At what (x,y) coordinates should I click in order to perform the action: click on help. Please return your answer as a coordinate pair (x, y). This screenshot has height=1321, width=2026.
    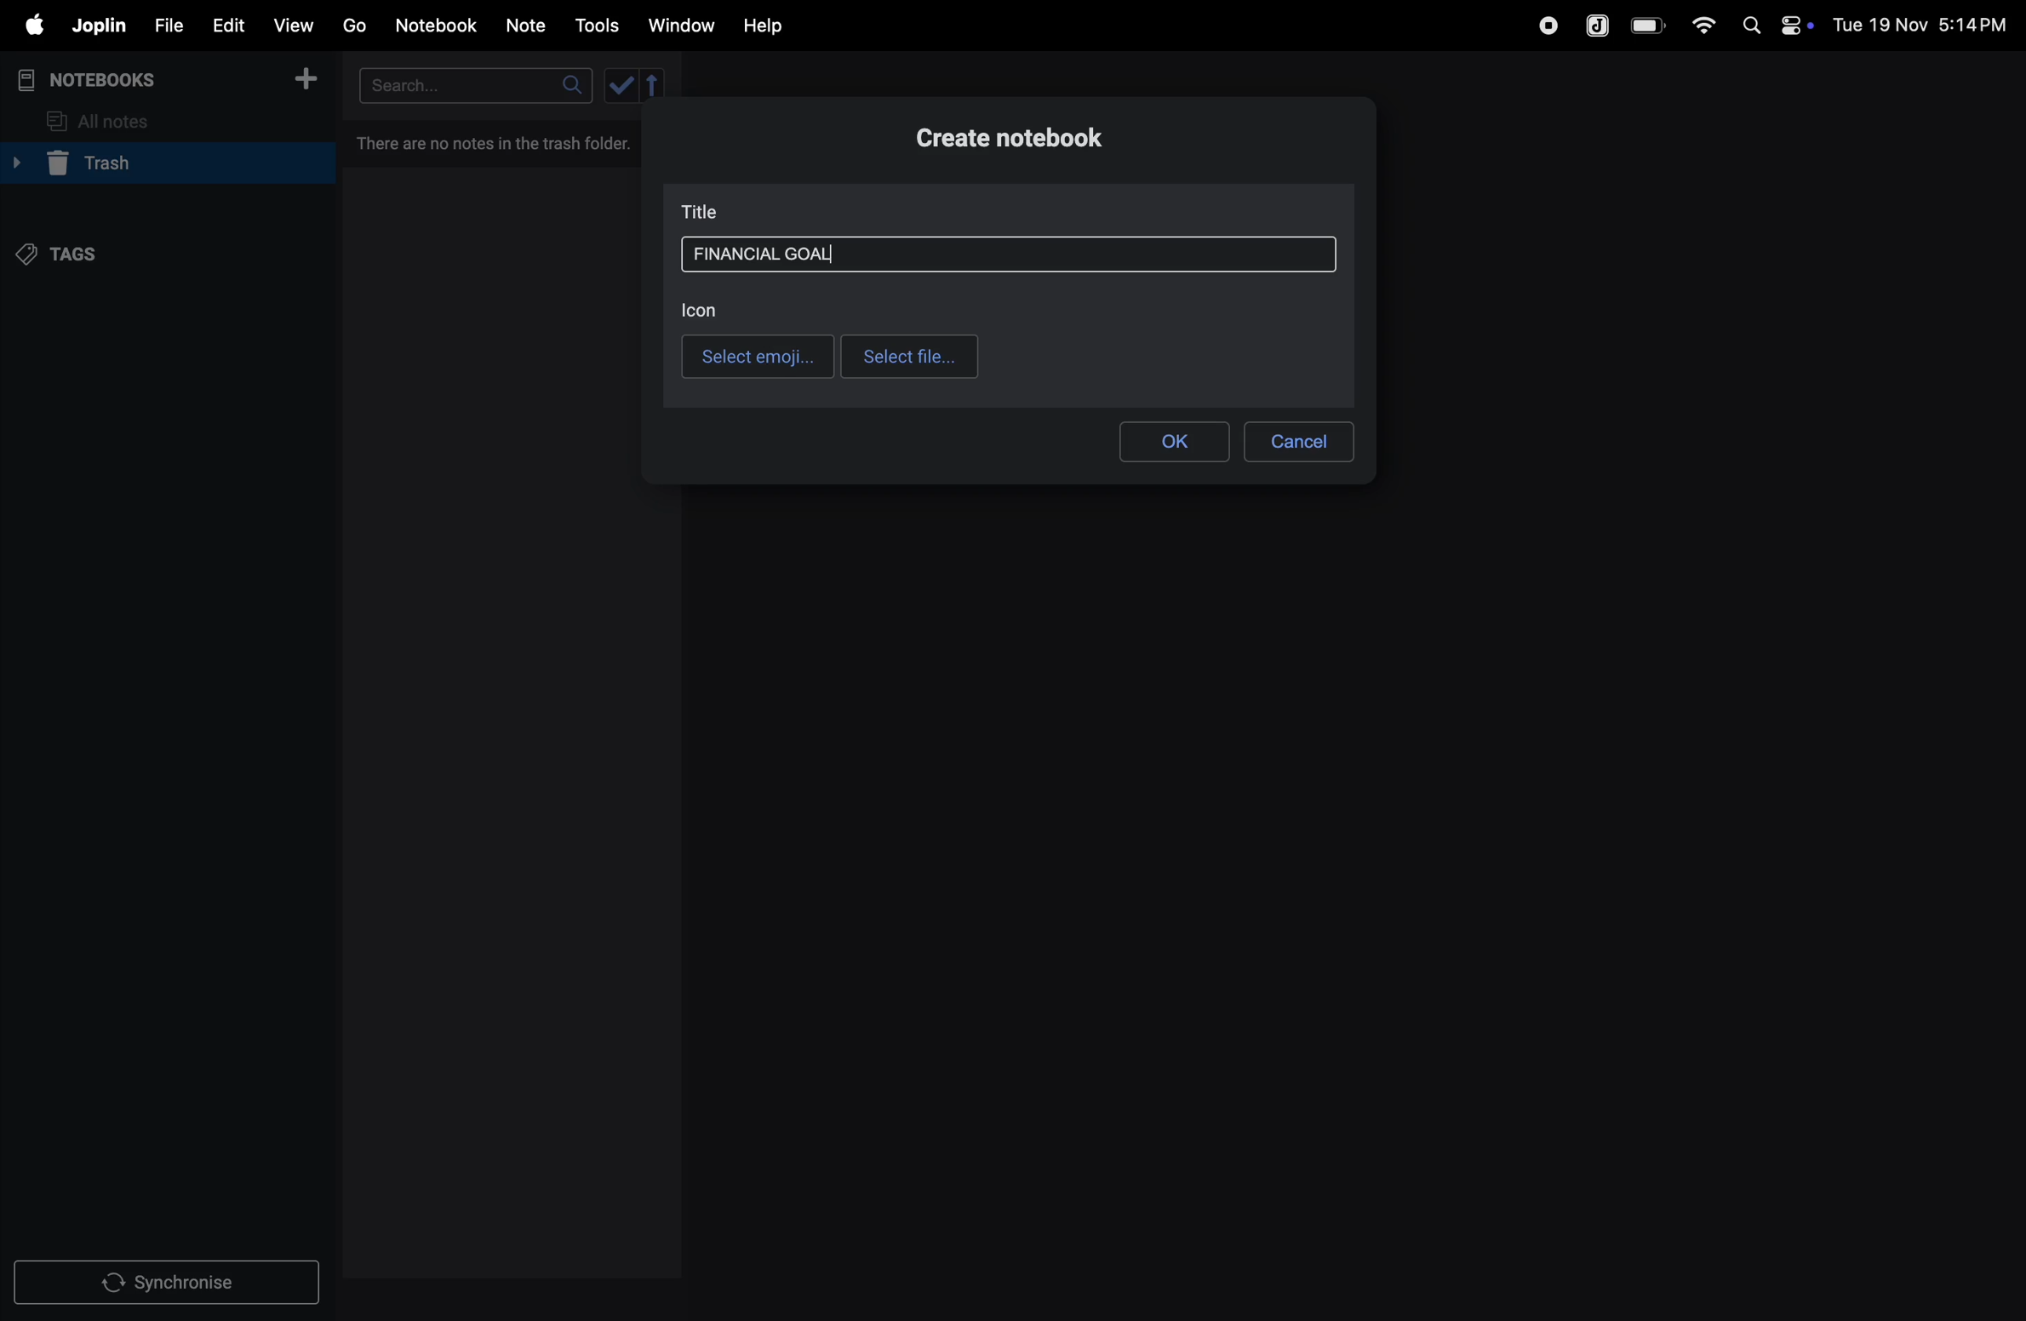
    Looking at the image, I should click on (775, 26).